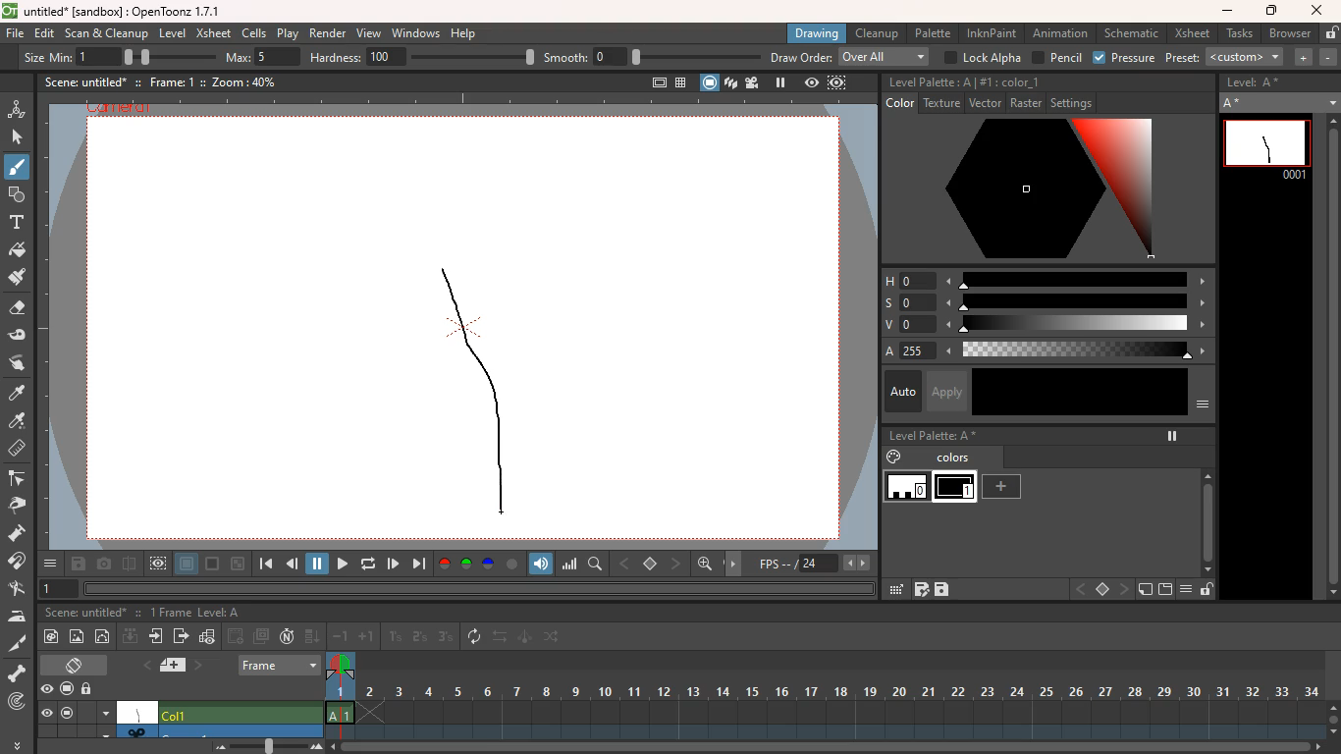  Describe the element at coordinates (213, 565) in the screenshot. I see `screen` at that location.